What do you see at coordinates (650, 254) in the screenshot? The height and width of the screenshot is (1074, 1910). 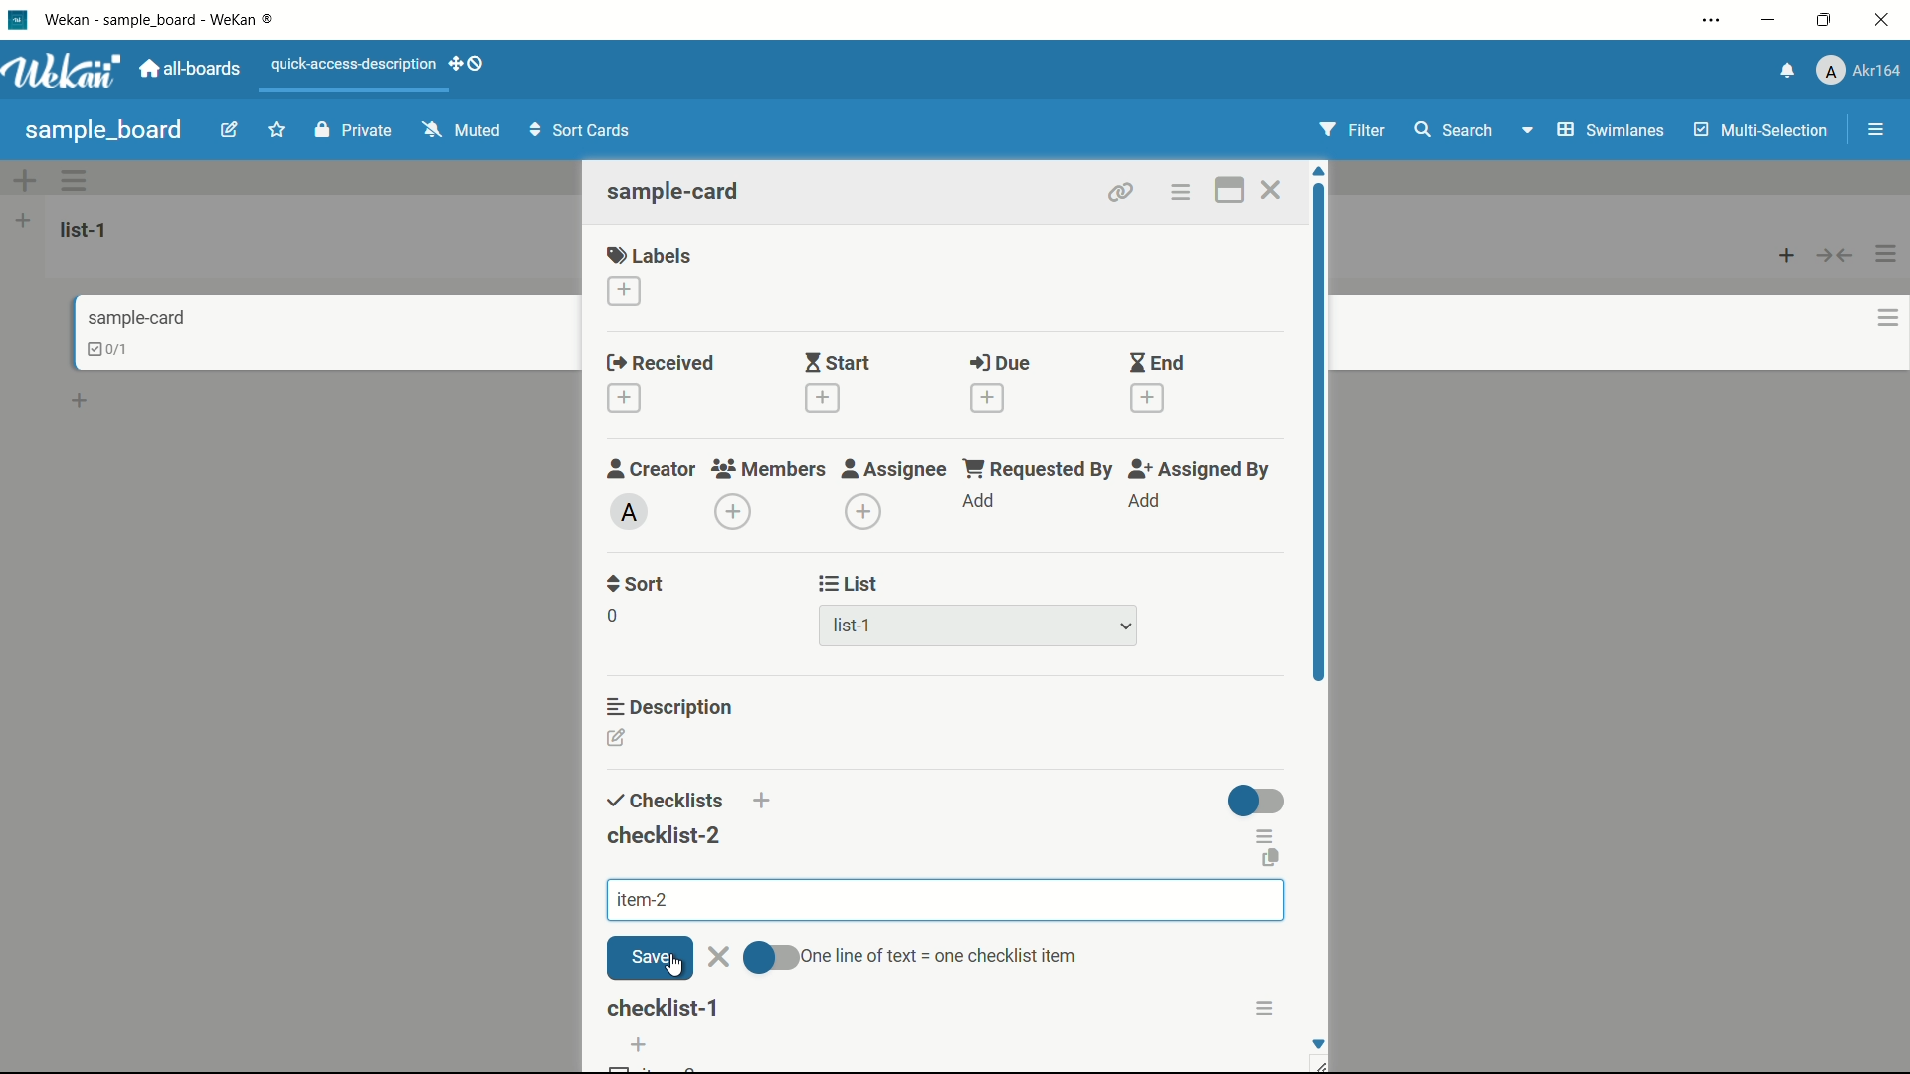 I see `labels` at bounding box center [650, 254].